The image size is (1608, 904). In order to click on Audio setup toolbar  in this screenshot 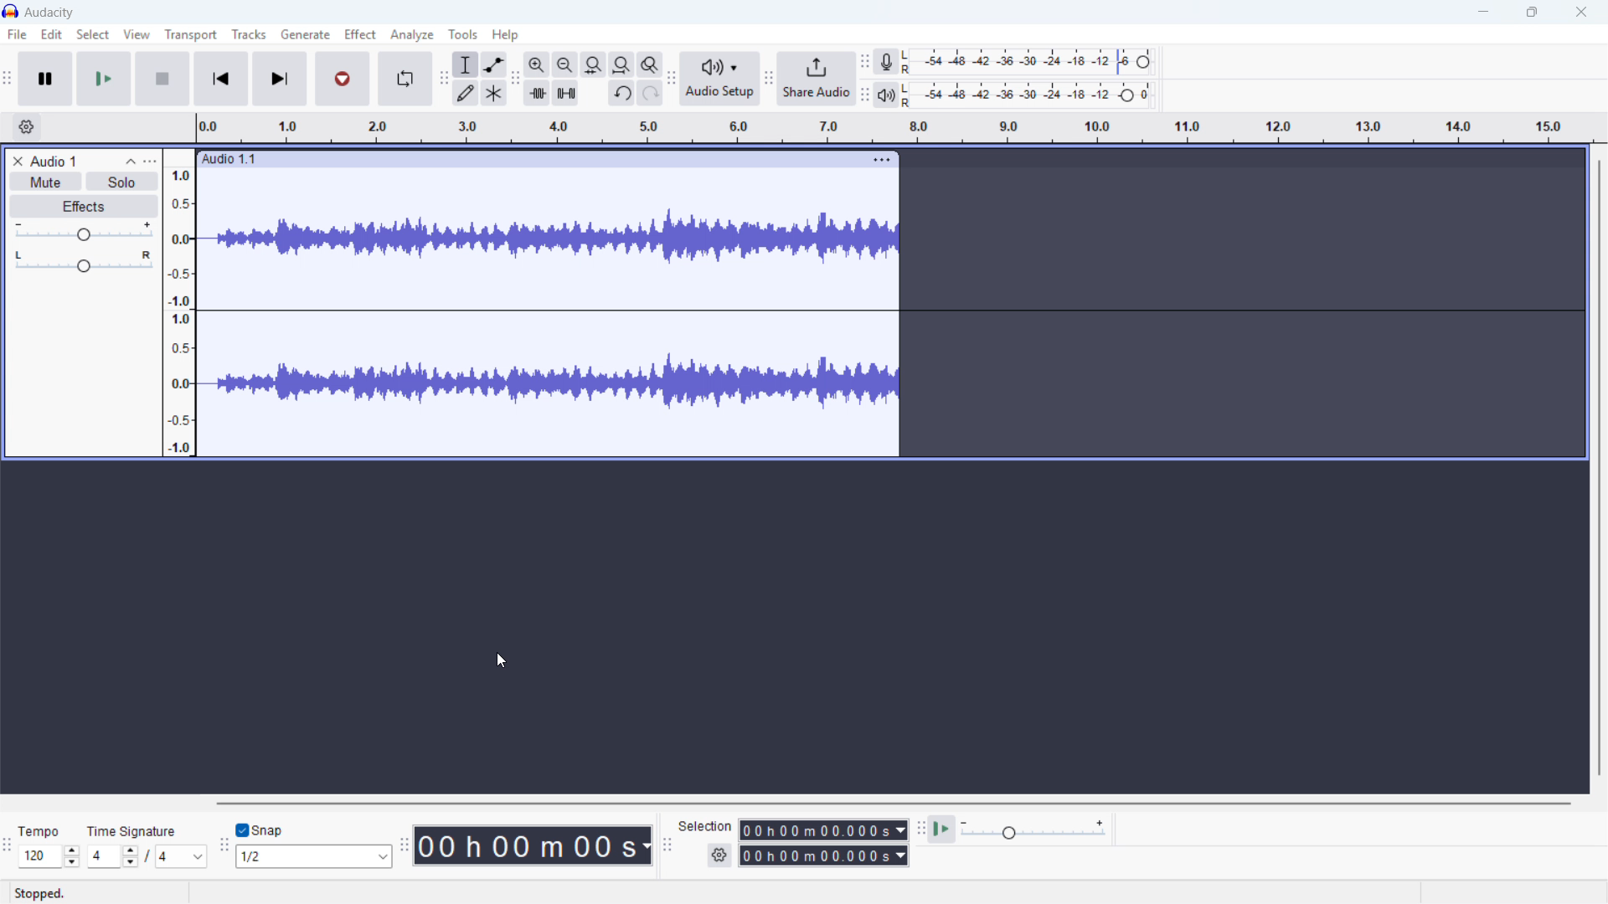, I will do `click(671, 80)`.